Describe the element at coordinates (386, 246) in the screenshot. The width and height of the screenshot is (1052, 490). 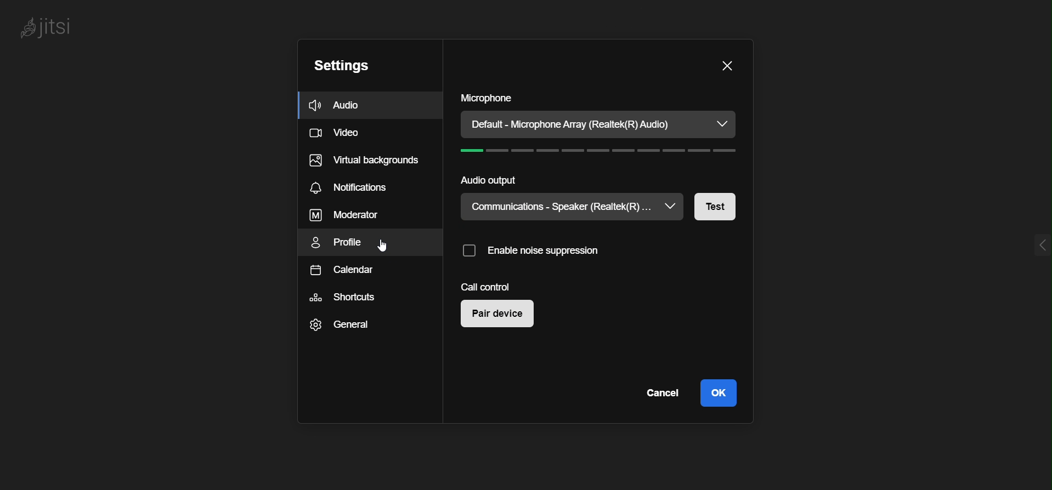
I see `cursor` at that location.